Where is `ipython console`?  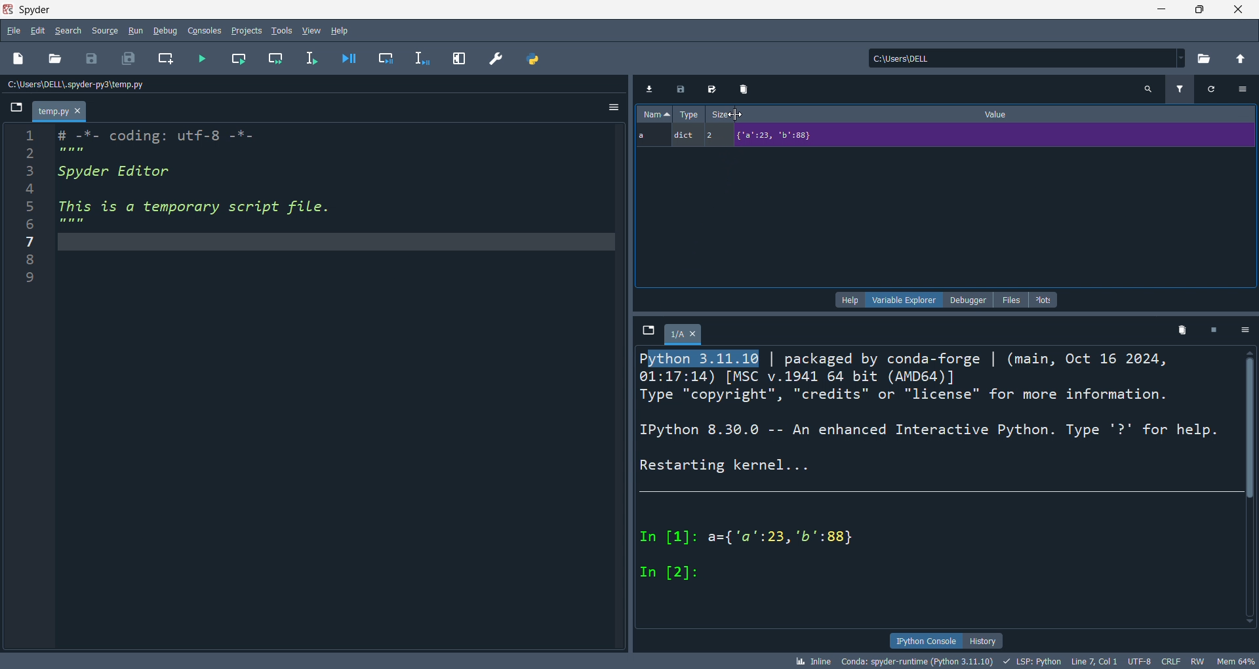
ipython console is located at coordinates (923, 641).